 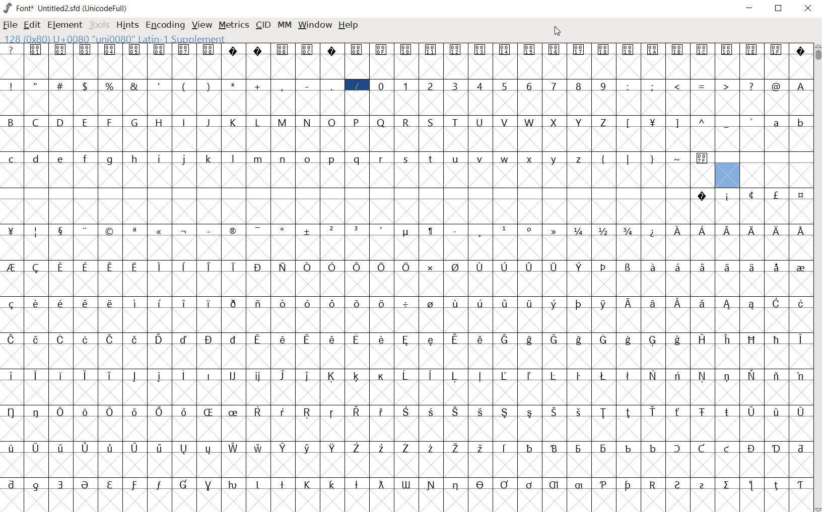 What do you see at coordinates (134, 376) in the screenshot?
I see `glyph` at bounding box center [134, 376].